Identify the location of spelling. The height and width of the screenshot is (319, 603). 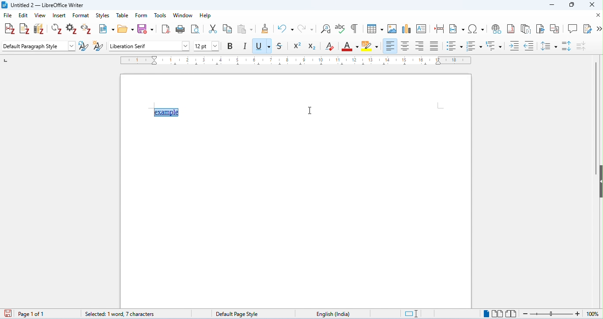
(341, 29).